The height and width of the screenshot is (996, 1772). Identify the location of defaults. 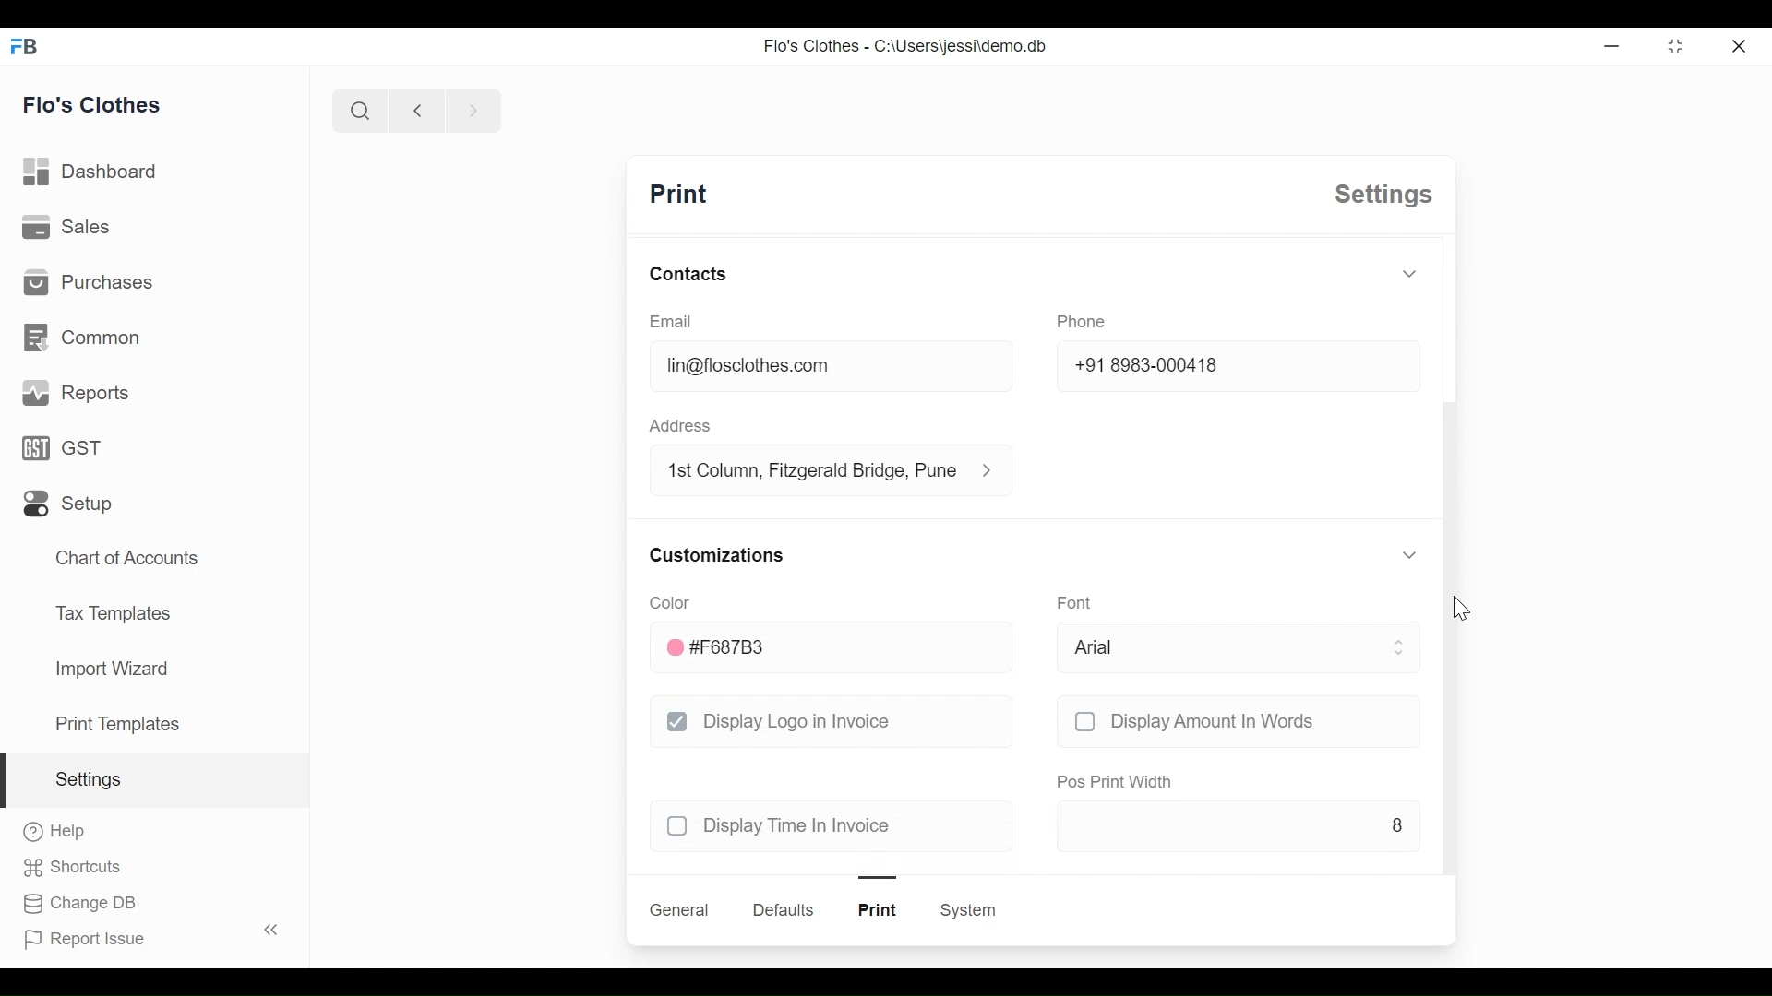
(785, 910).